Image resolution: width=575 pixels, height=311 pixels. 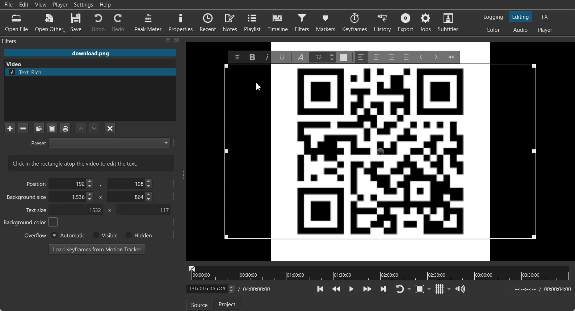 What do you see at coordinates (354, 22) in the screenshot?
I see `Keyframes` at bounding box center [354, 22].